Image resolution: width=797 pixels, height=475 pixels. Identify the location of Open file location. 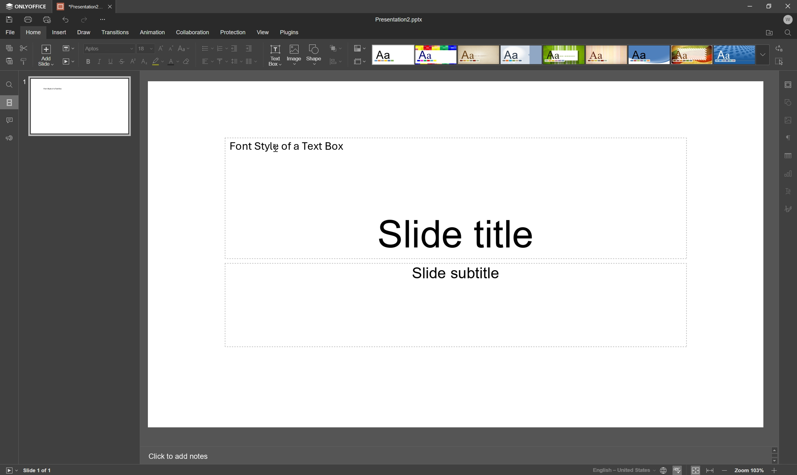
(771, 32).